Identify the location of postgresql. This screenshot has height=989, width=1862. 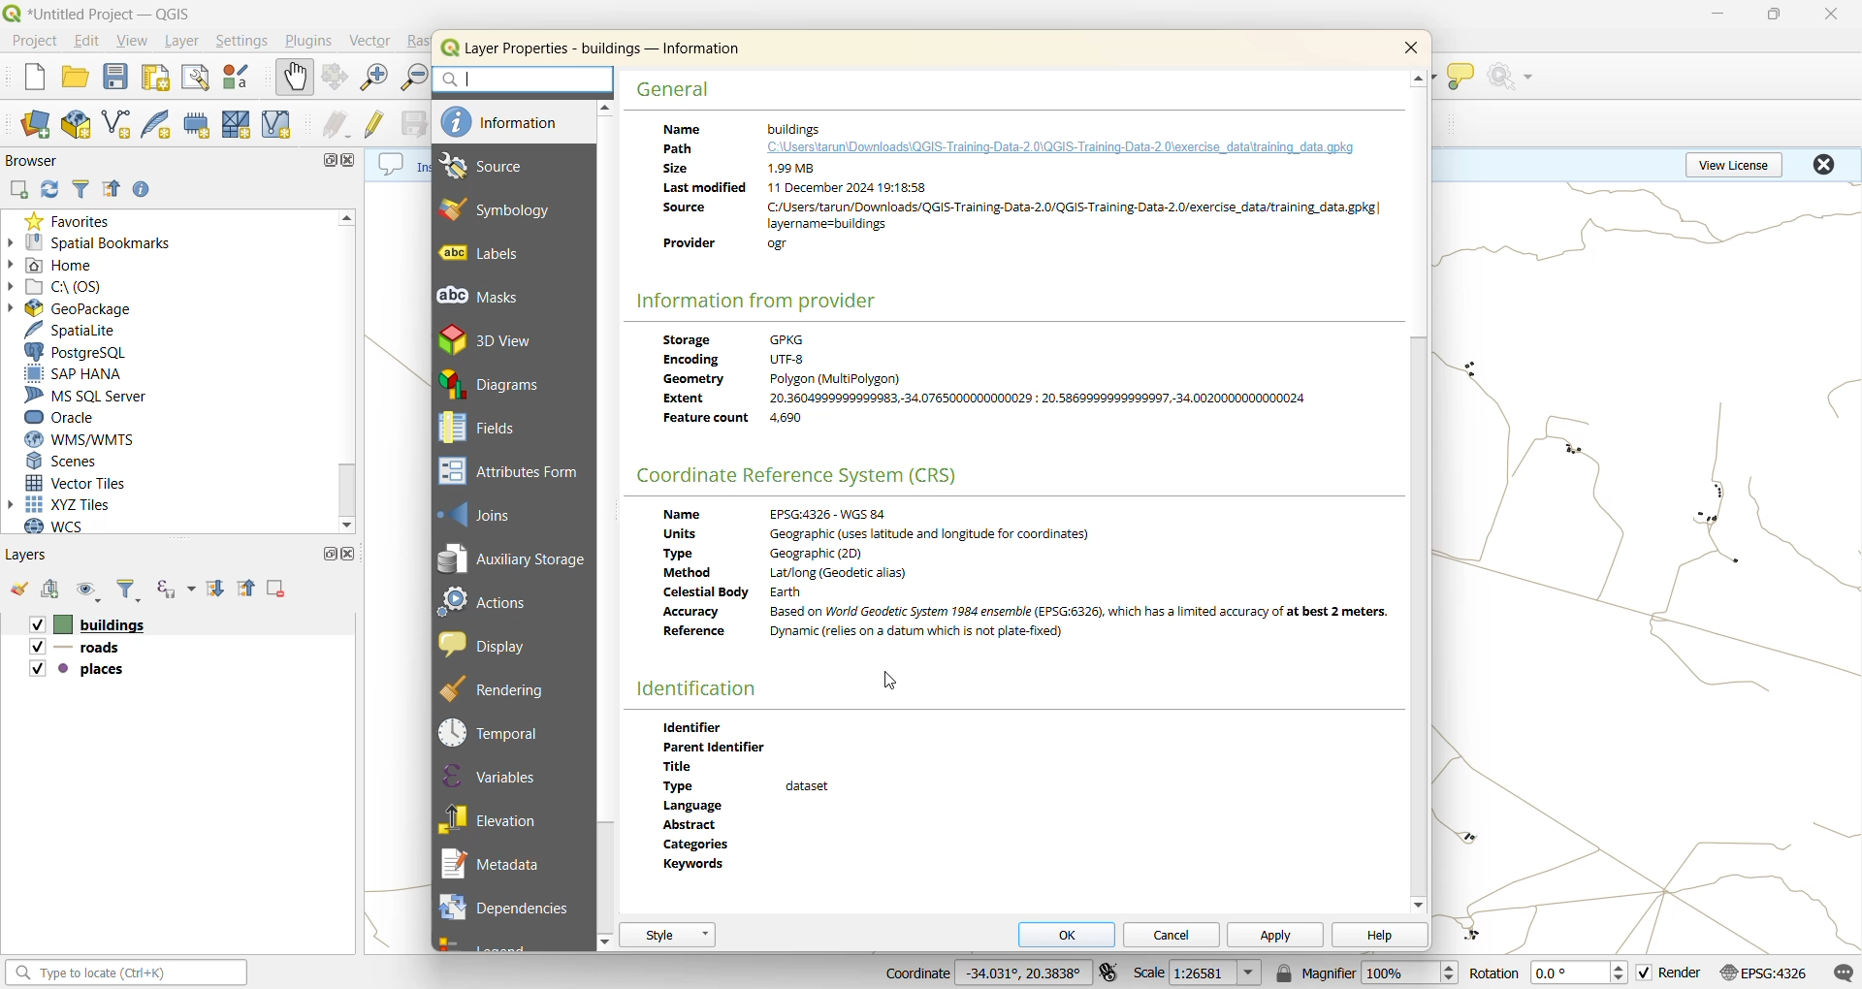
(85, 351).